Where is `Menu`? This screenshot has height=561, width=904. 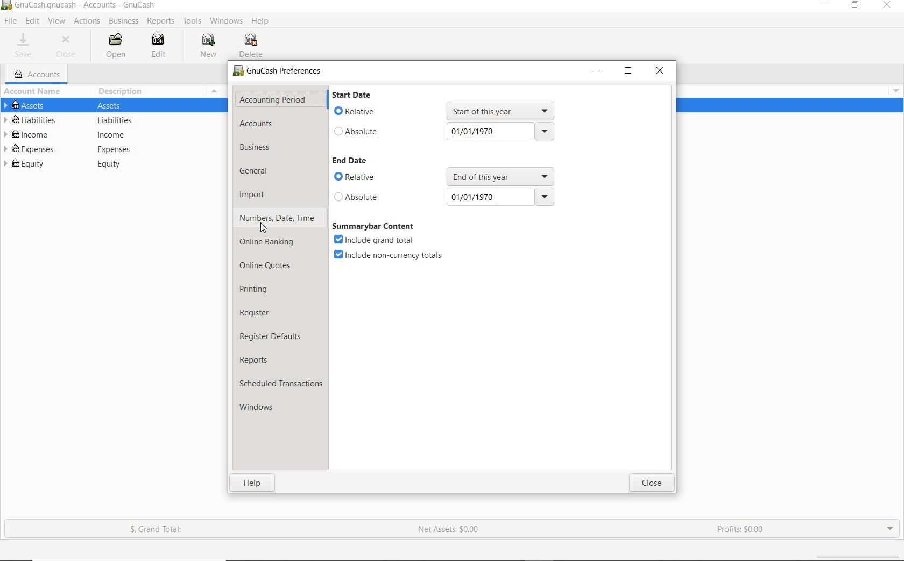 Menu is located at coordinates (893, 90).